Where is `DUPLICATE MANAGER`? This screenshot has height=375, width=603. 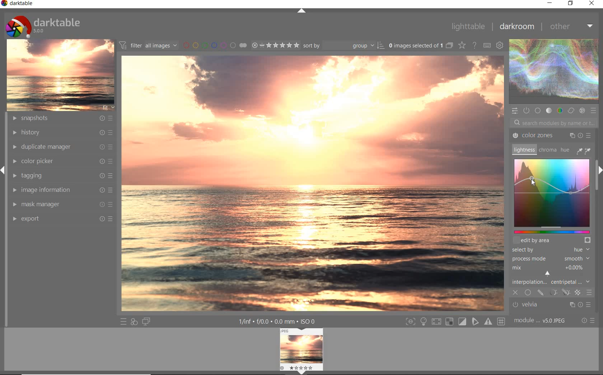
DUPLICATE MANAGER is located at coordinates (61, 146).